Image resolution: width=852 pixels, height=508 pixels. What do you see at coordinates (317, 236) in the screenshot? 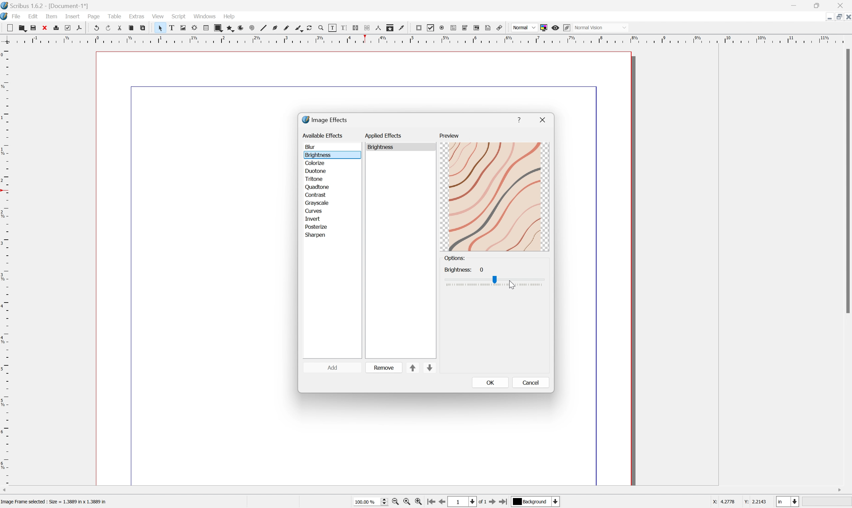
I see `sharpen` at bounding box center [317, 236].